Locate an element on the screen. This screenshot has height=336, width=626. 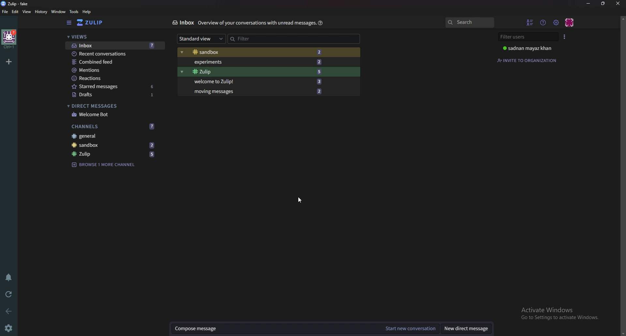
User list style is located at coordinates (566, 37).